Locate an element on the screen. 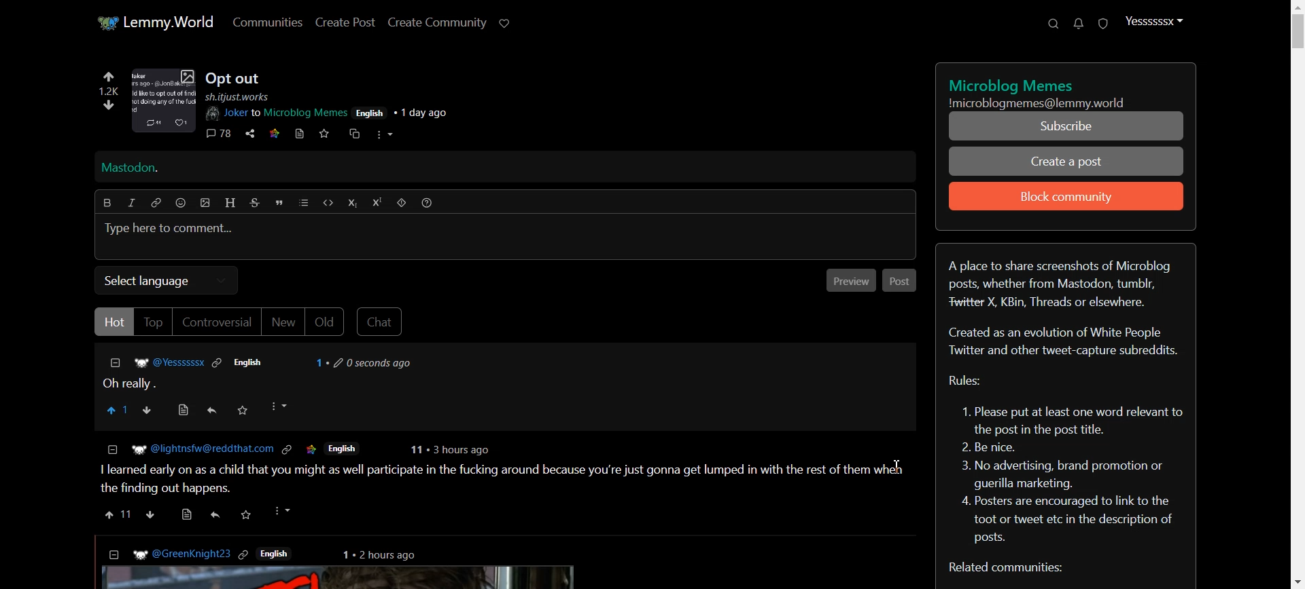 This screenshot has height=589, width=1305. svae is located at coordinates (330, 133).